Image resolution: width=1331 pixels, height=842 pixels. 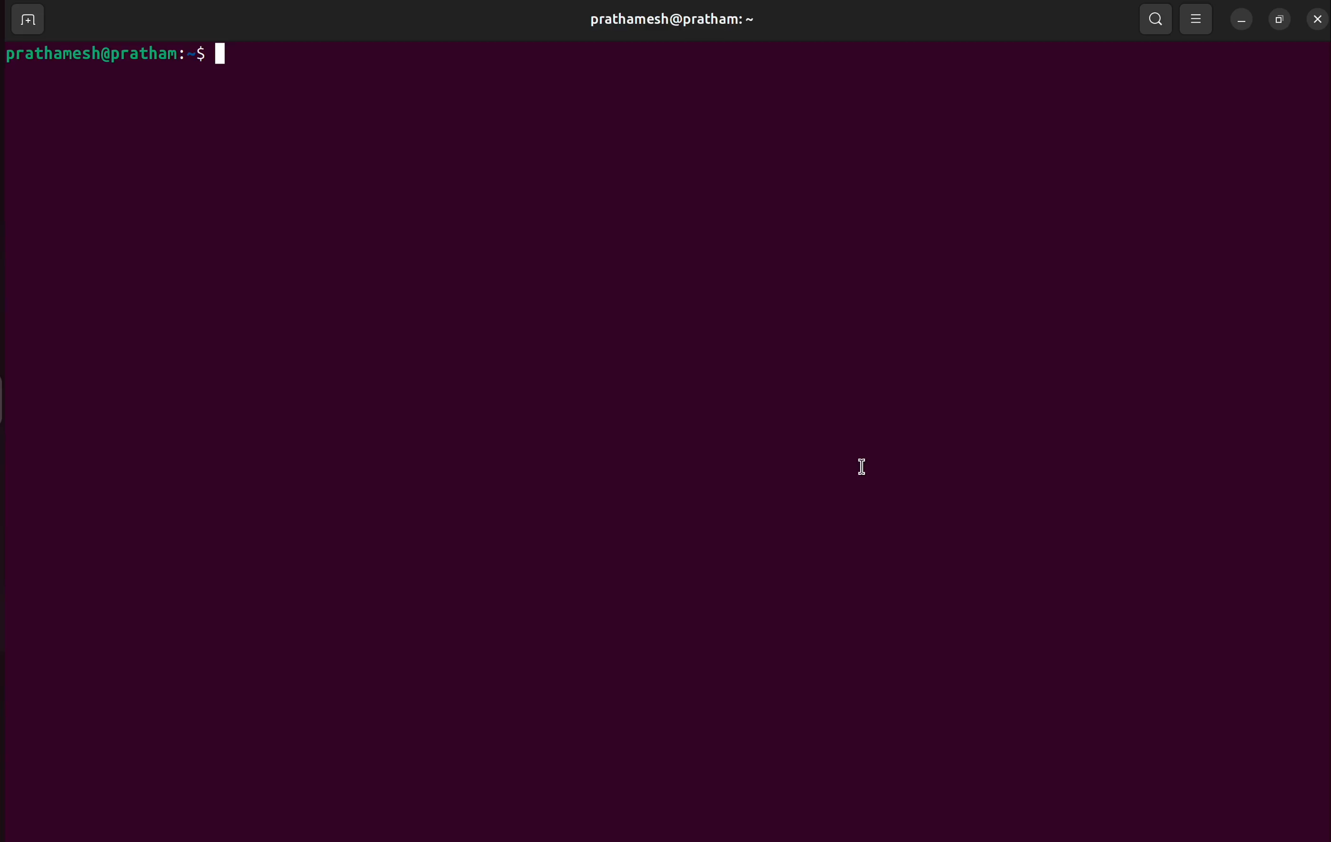 What do you see at coordinates (1158, 18) in the screenshot?
I see `search` at bounding box center [1158, 18].